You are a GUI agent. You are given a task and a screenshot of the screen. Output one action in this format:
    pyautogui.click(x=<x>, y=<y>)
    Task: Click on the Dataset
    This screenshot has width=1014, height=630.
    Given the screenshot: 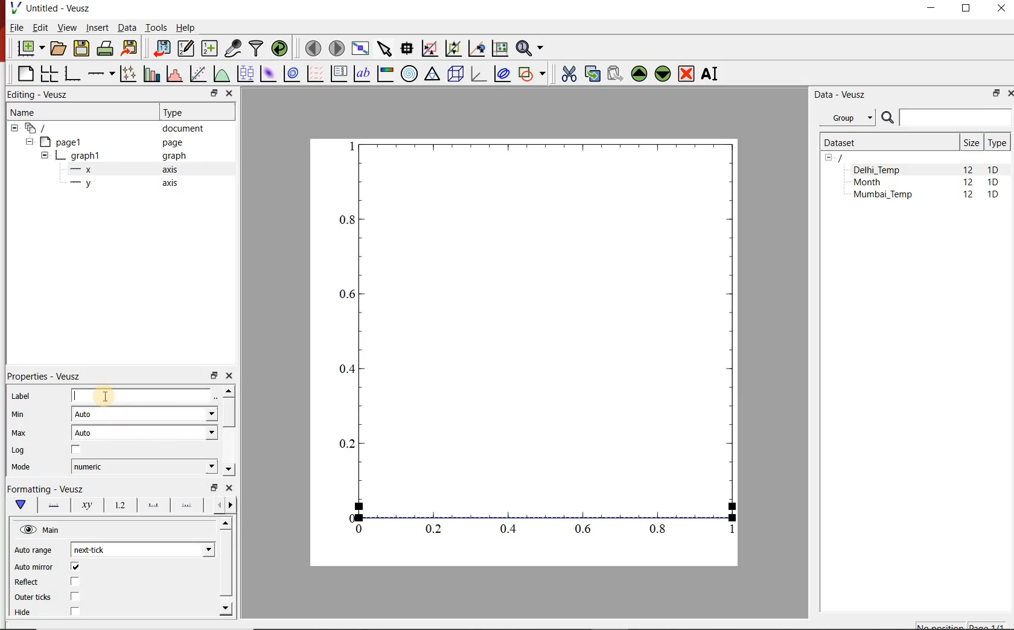 What is the action you would take?
    pyautogui.click(x=886, y=142)
    